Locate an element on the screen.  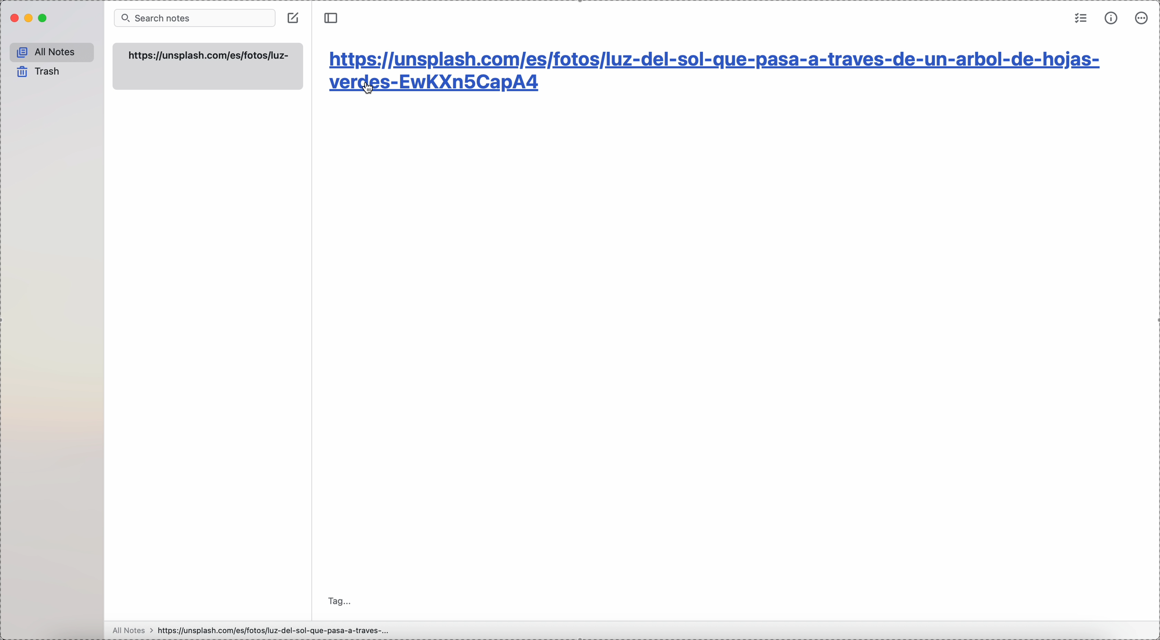
all notes is located at coordinates (53, 53).